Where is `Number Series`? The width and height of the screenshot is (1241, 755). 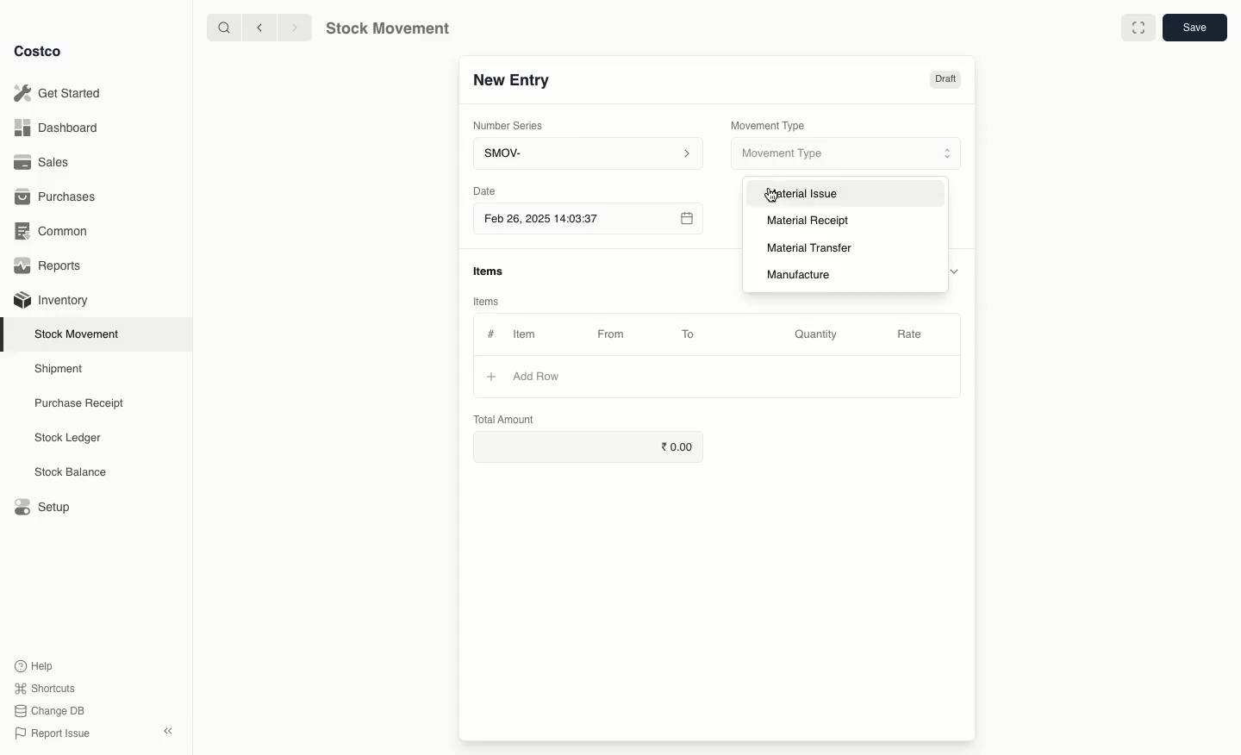
Number Series is located at coordinates (514, 128).